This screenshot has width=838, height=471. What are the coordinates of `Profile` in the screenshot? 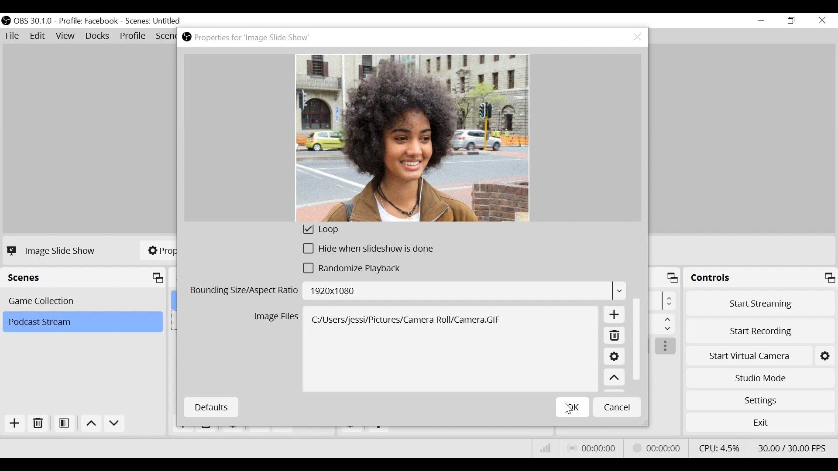 It's located at (133, 37).